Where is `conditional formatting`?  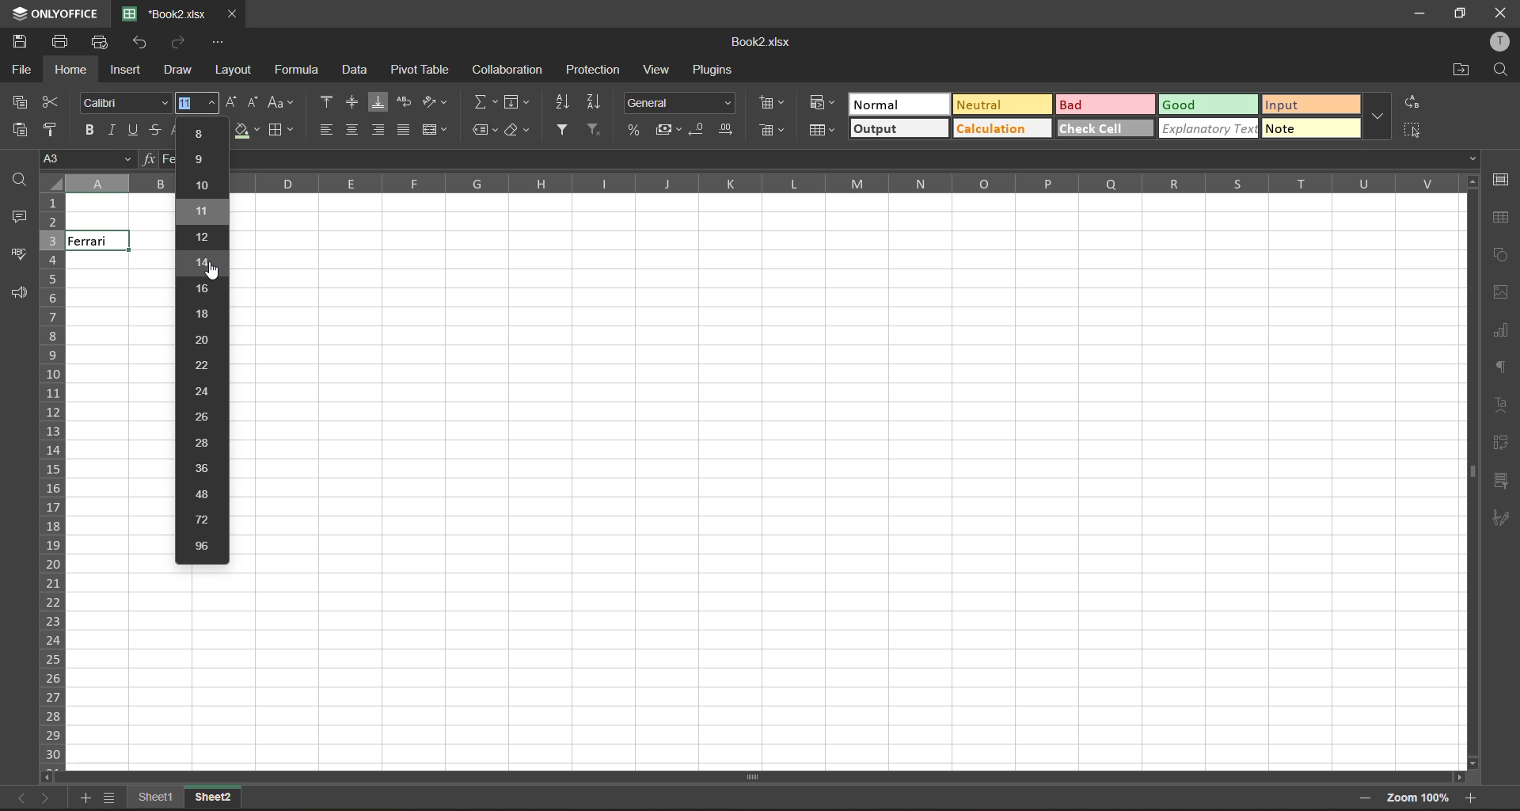
conditional formatting is located at coordinates (823, 104).